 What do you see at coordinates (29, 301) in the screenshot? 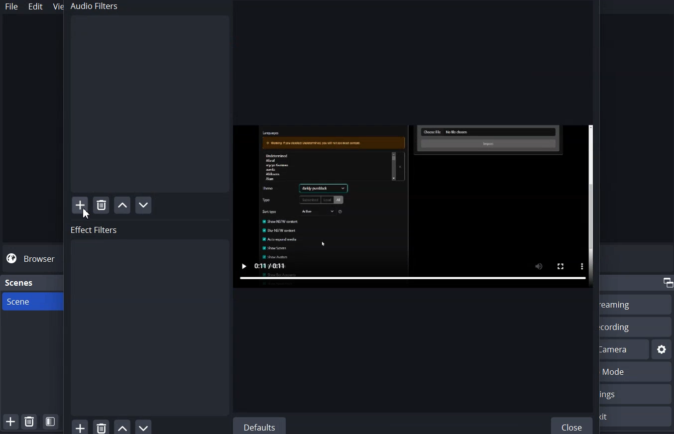
I see `Scene` at bounding box center [29, 301].